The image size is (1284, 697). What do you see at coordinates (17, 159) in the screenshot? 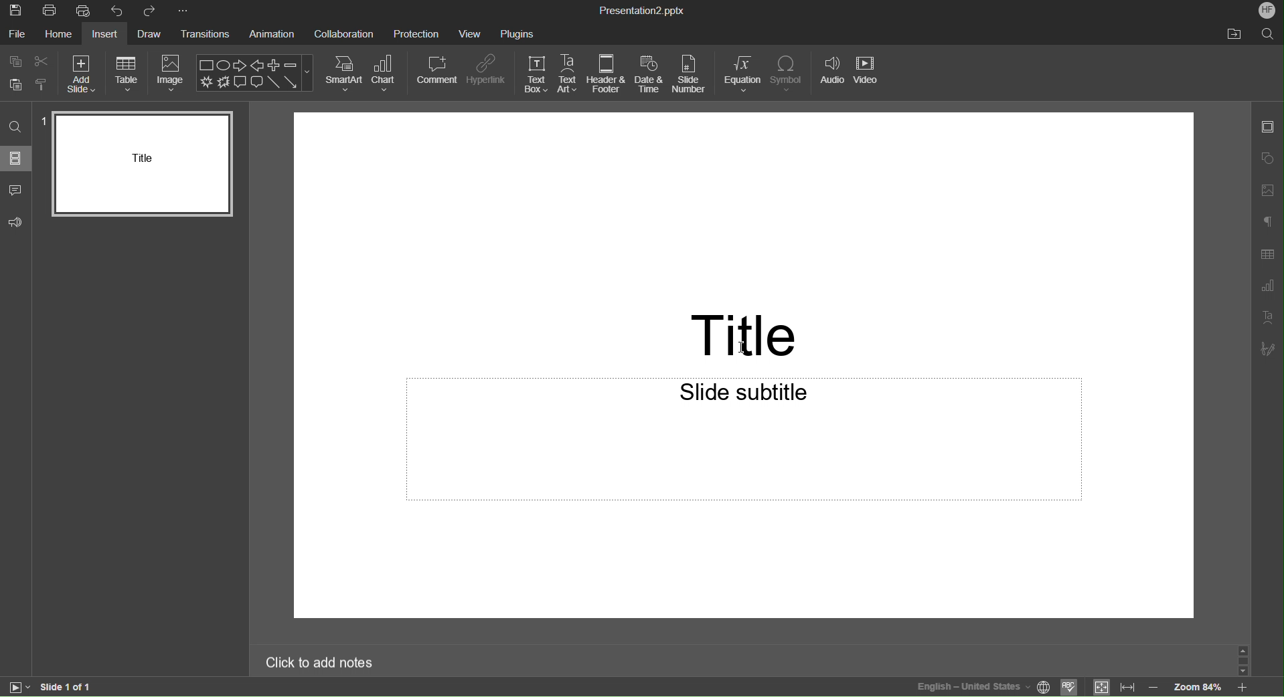
I see `Slides` at bounding box center [17, 159].